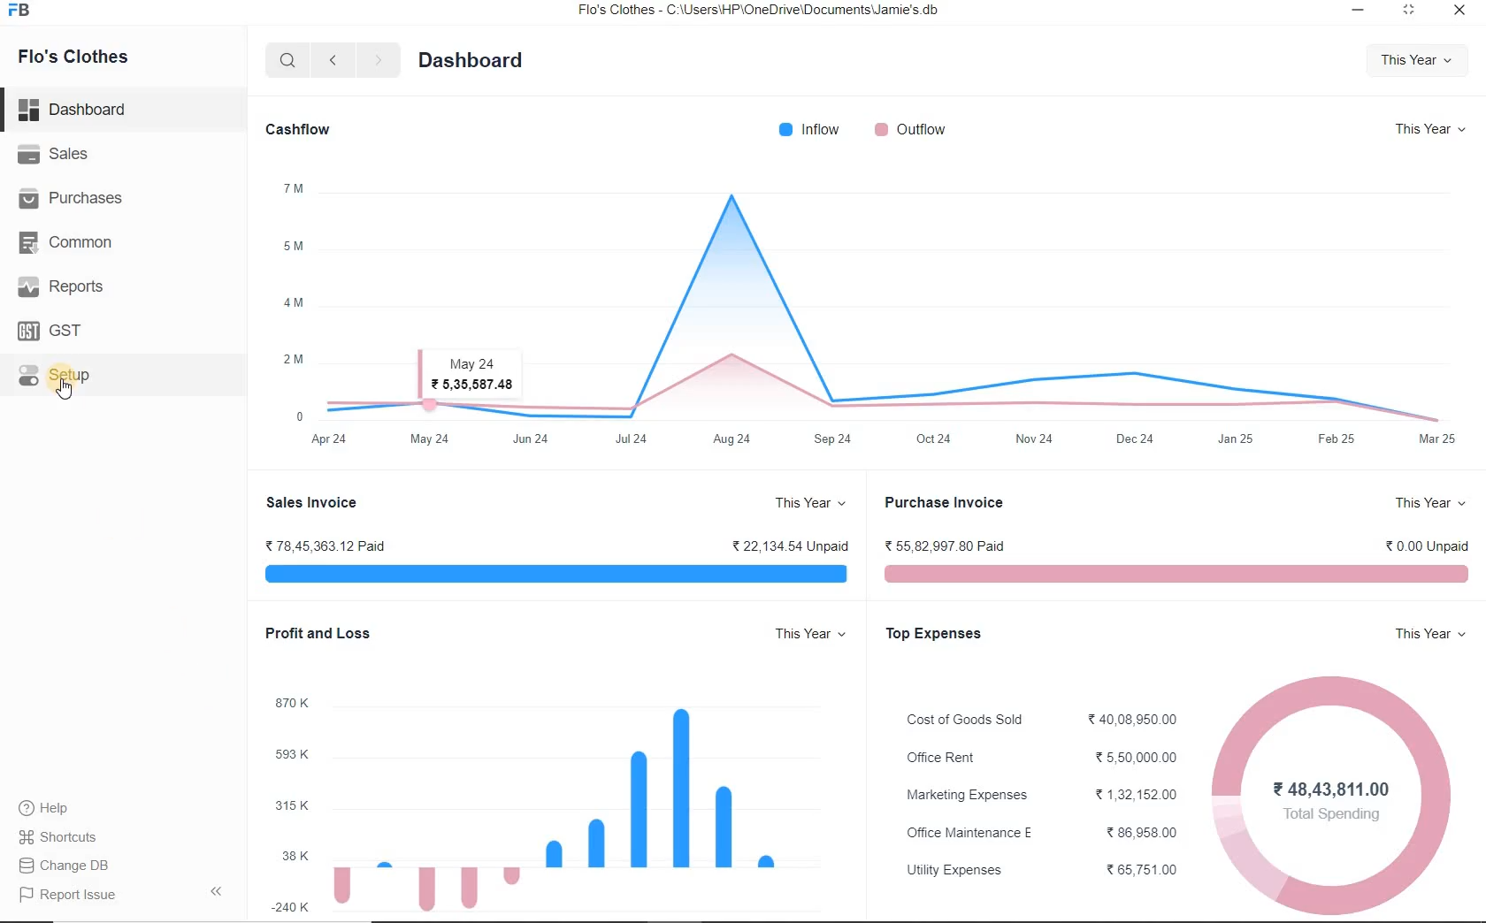  What do you see at coordinates (326, 545) in the screenshot?
I see `78,45,363.12 Paid` at bounding box center [326, 545].